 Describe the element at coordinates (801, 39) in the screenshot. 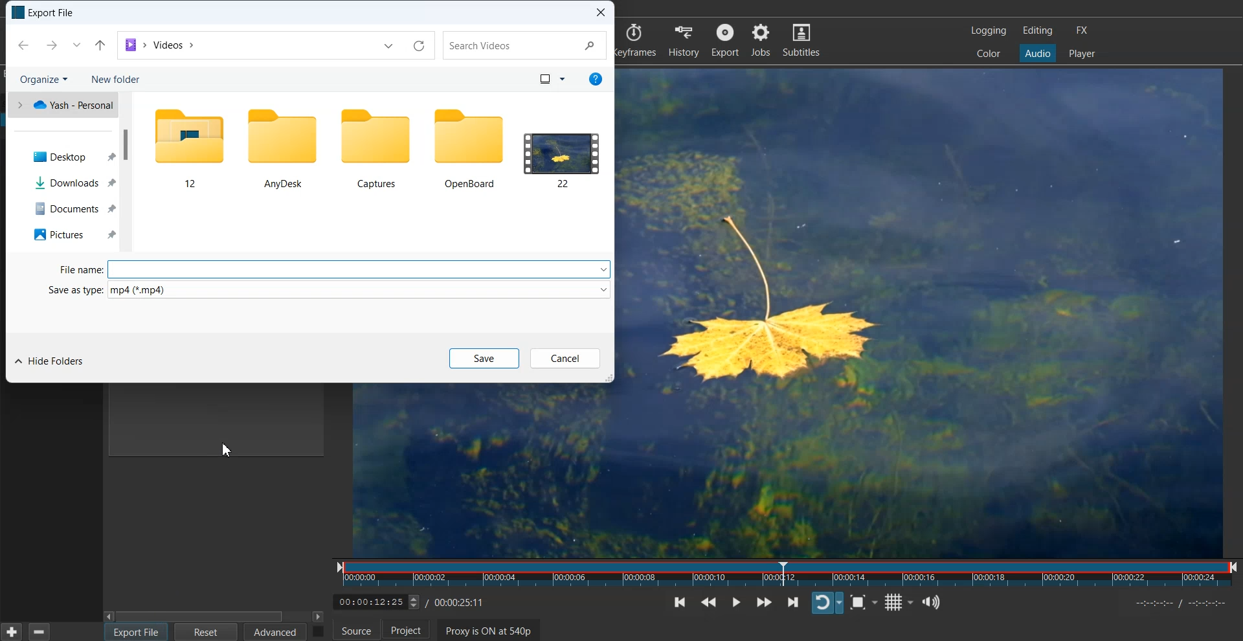

I see `Subtitles` at that location.